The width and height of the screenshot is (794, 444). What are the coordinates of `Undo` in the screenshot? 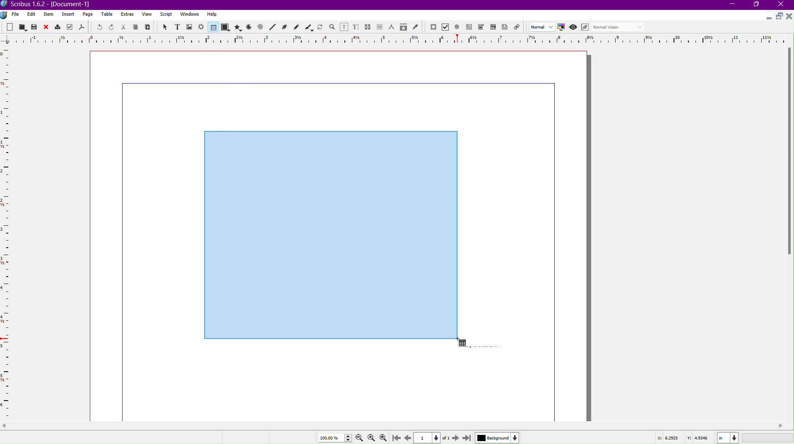 It's located at (97, 27).